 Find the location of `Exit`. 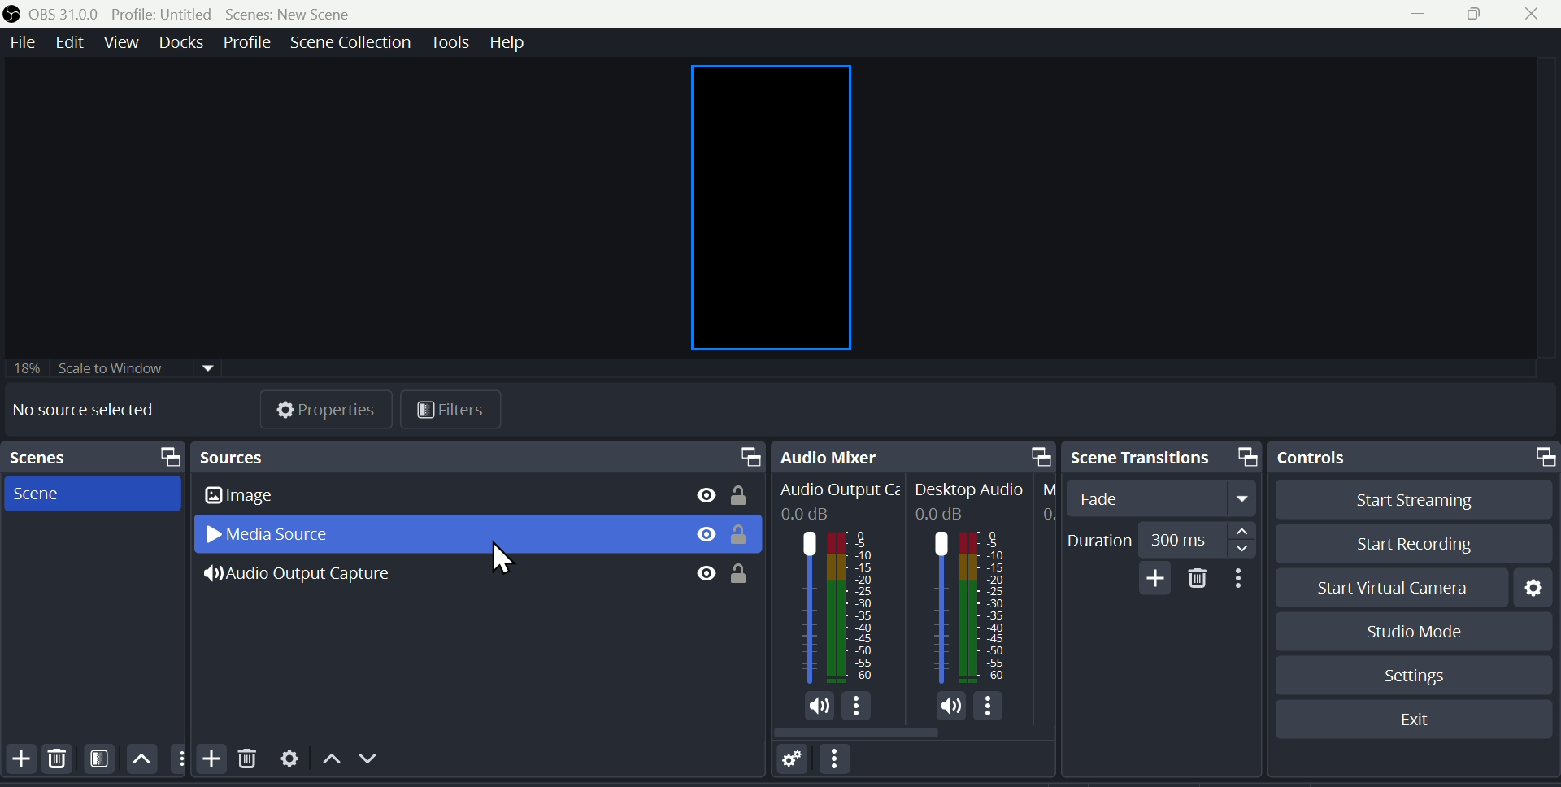

Exit is located at coordinates (1415, 719).